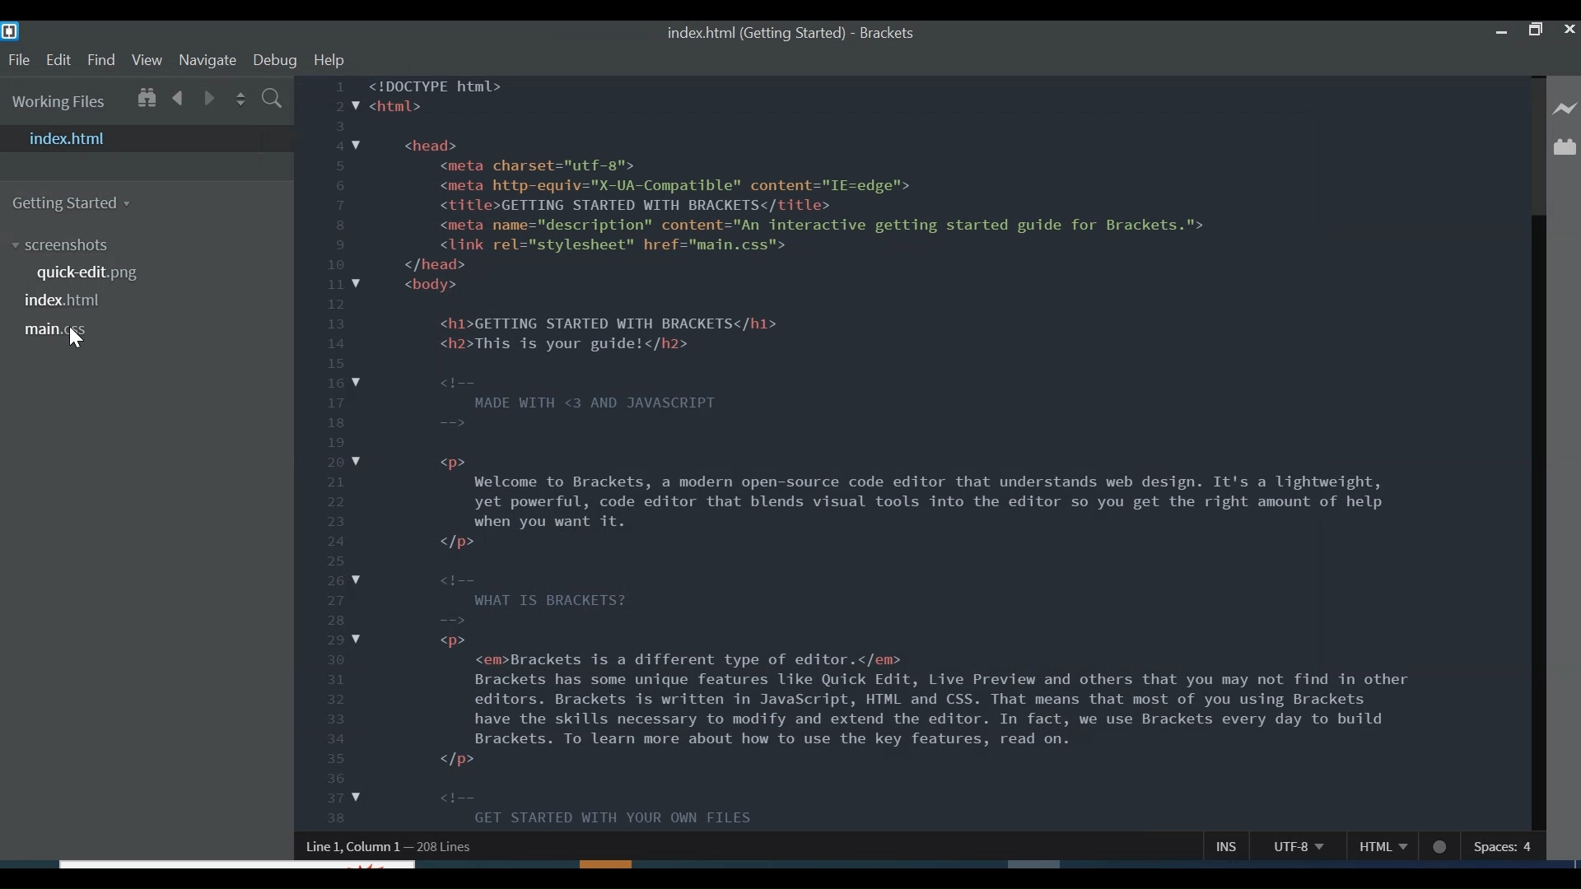 The width and height of the screenshot is (1581, 889). What do you see at coordinates (275, 60) in the screenshot?
I see `Debug` at bounding box center [275, 60].